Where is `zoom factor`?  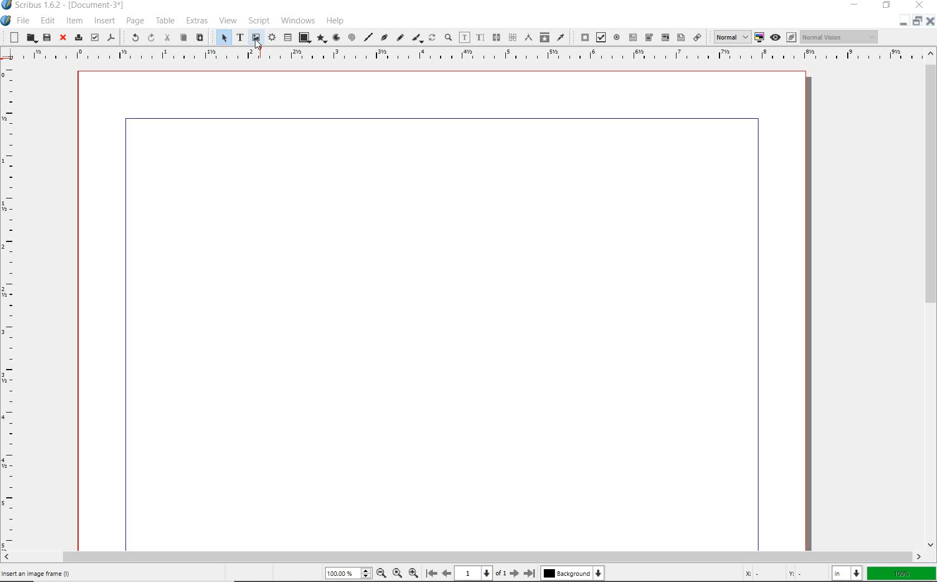
zoom factor is located at coordinates (901, 573).